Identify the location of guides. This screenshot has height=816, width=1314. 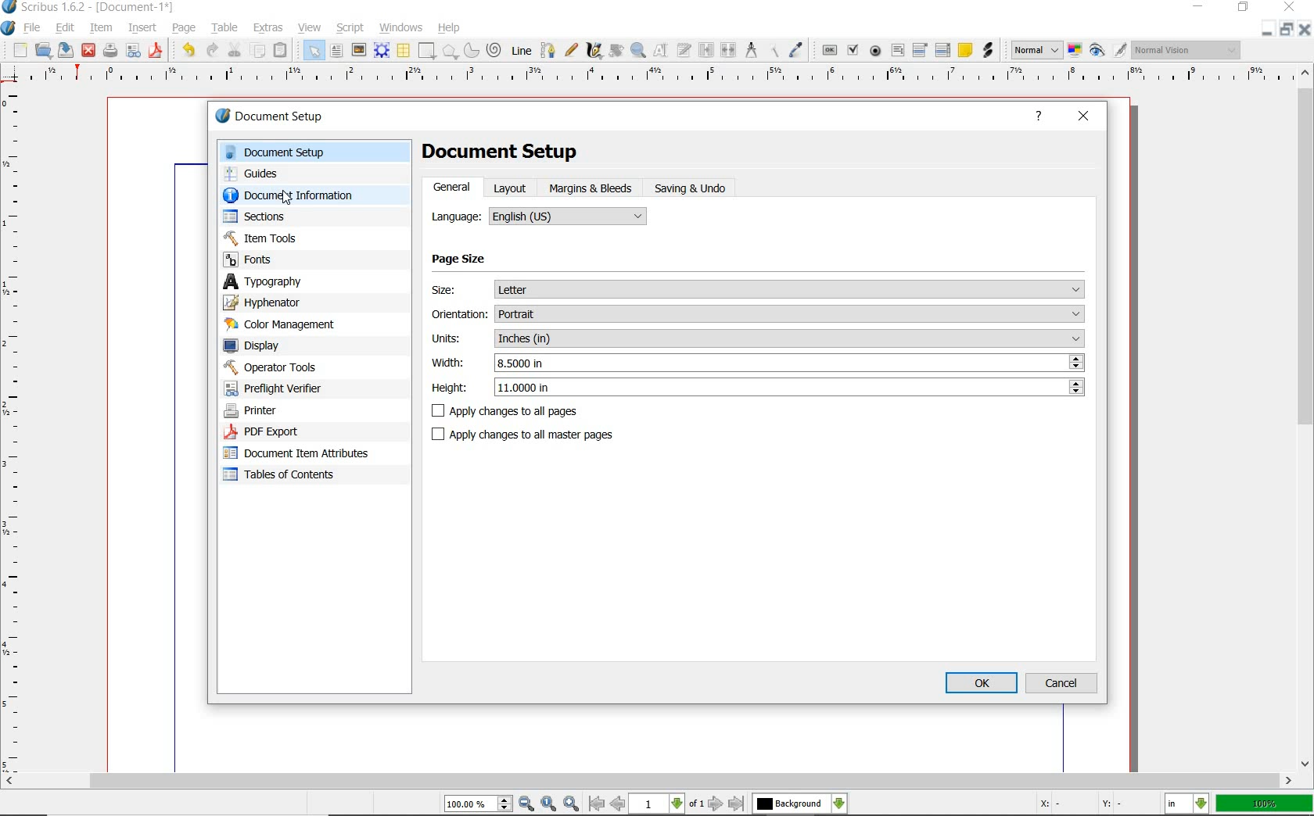
(299, 173).